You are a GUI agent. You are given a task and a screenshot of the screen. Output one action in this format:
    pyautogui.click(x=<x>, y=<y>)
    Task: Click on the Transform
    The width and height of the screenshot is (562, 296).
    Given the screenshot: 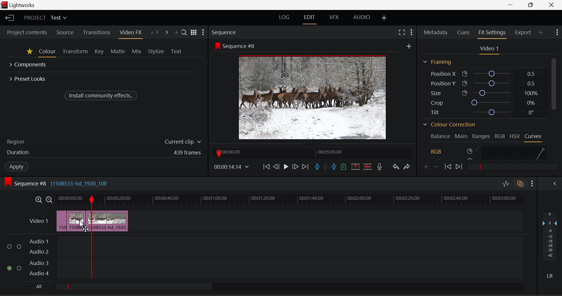 What is the action you would take?
    pyautogui.click(x=74, y=52)
    